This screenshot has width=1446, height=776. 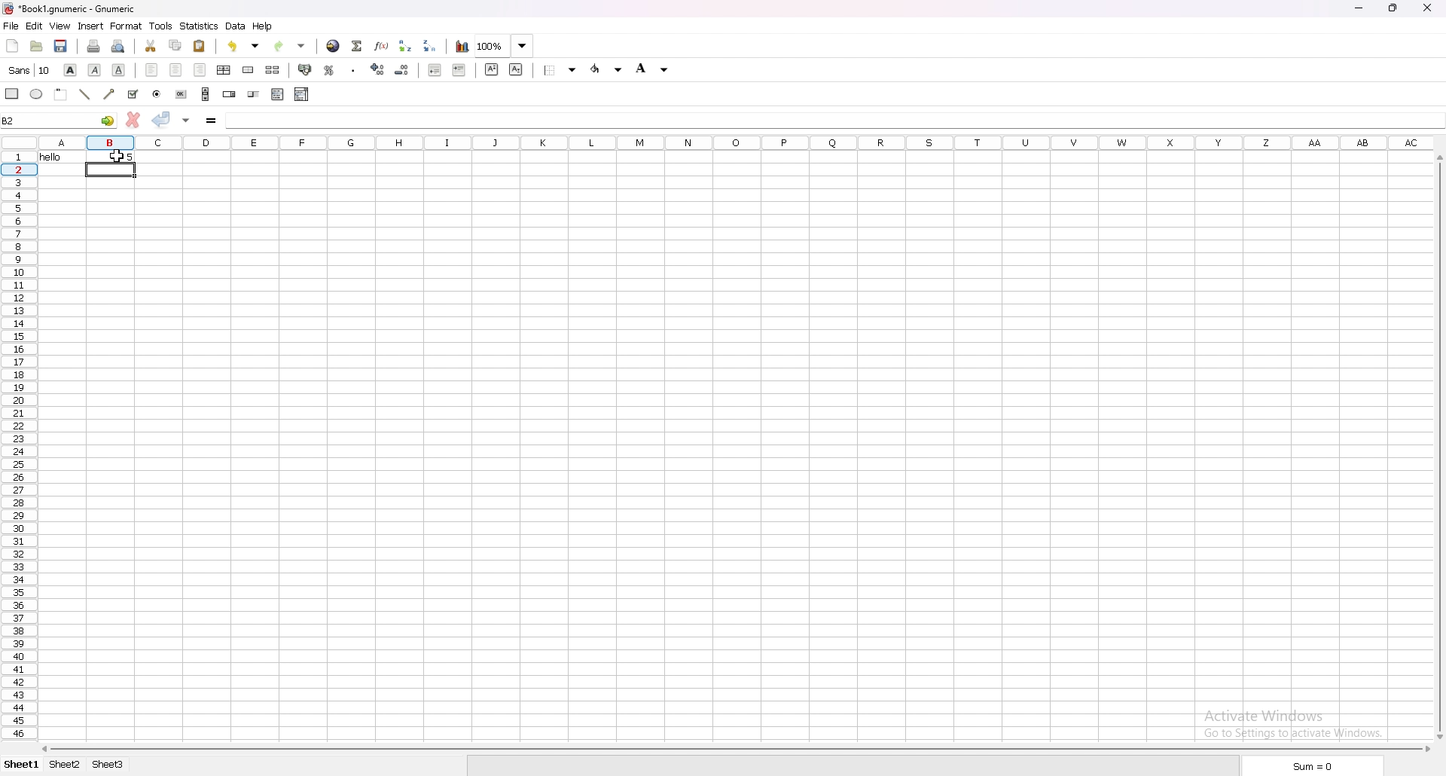 What do you see at coordinates (435, 69) in the screenshot?
I see `decrease indent` at bounding box center [435, 69].